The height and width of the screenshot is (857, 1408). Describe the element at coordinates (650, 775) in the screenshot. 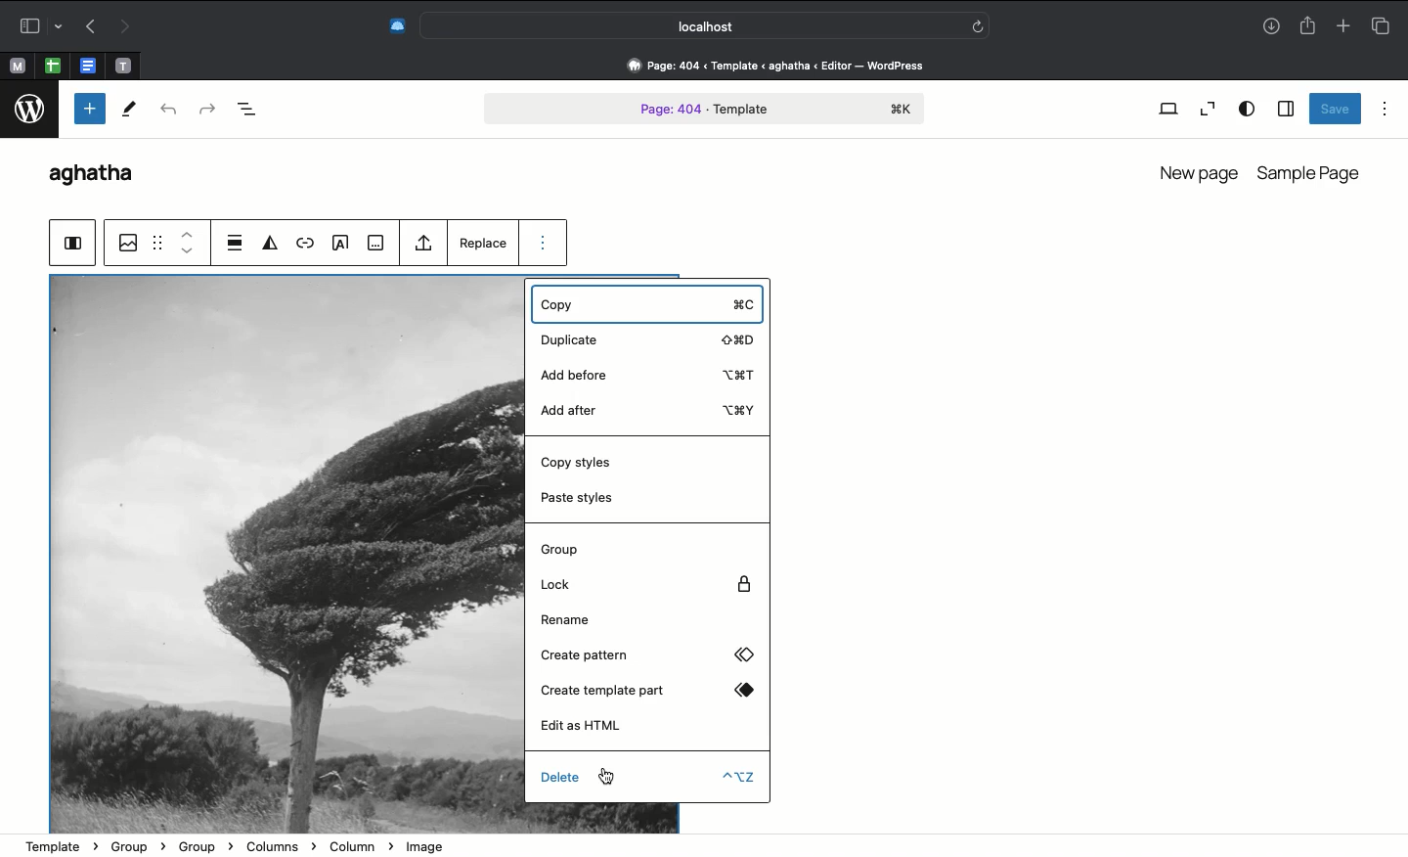

I see `Delete` at that location.